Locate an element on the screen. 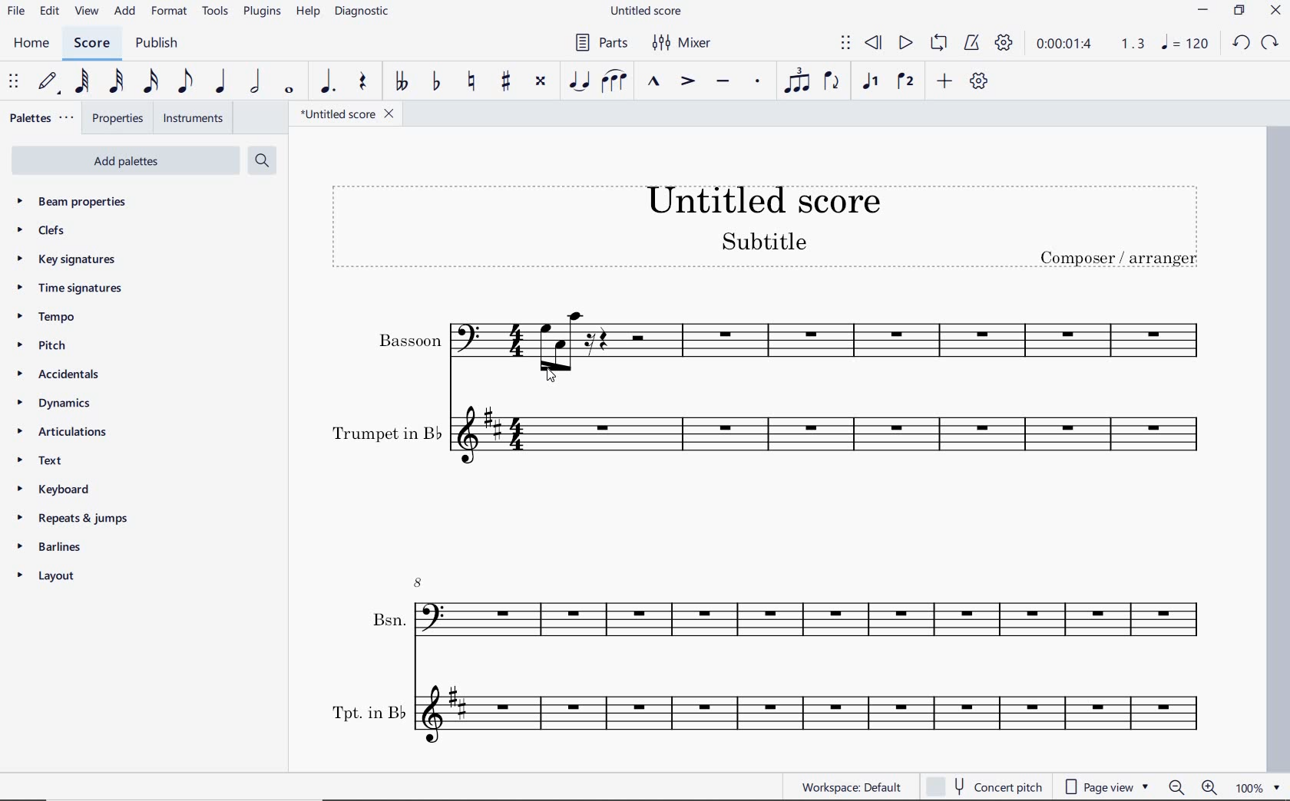  quarter note is located at coordinates (221, 82).